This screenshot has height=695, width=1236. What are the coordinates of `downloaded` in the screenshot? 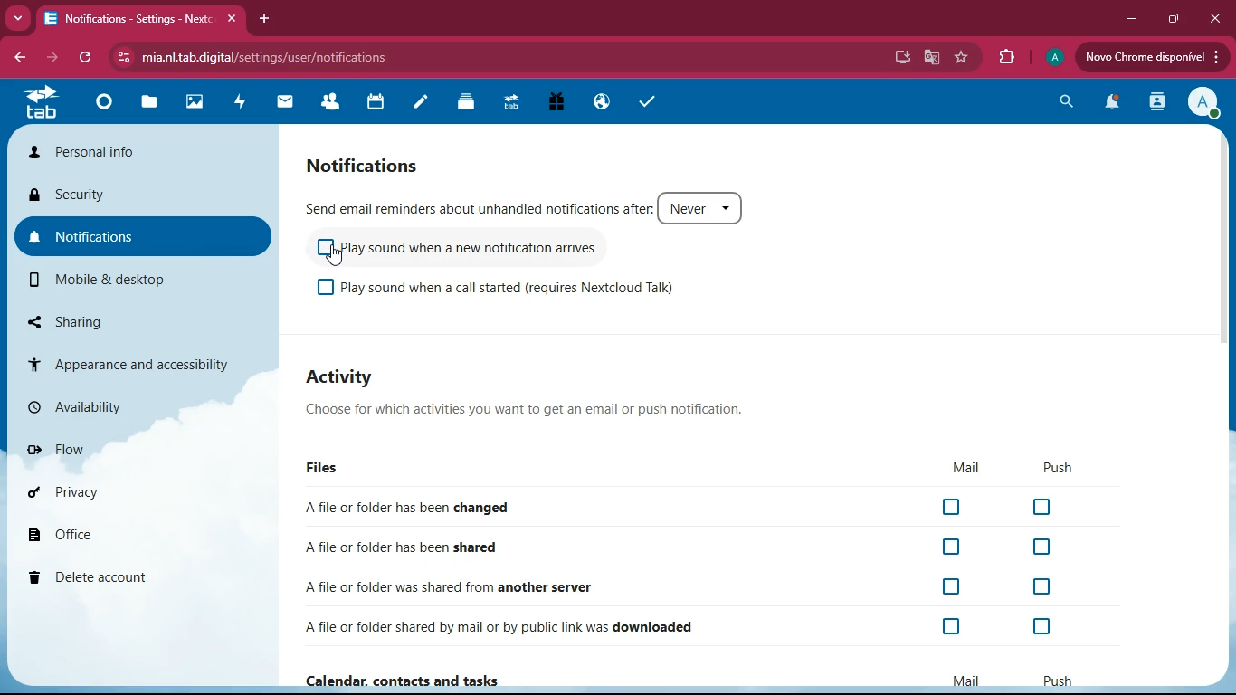 It's located at (506, 625).